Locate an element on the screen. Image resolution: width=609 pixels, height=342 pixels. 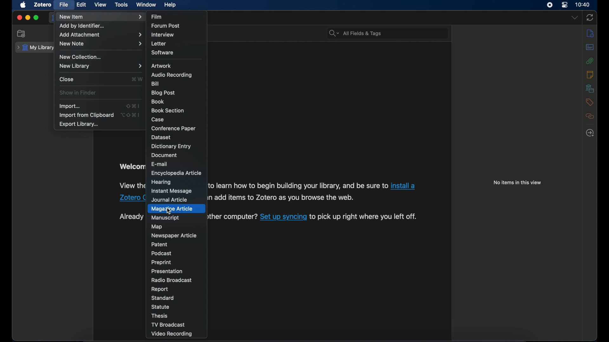
manuscript is located at coordinates (165, 218).